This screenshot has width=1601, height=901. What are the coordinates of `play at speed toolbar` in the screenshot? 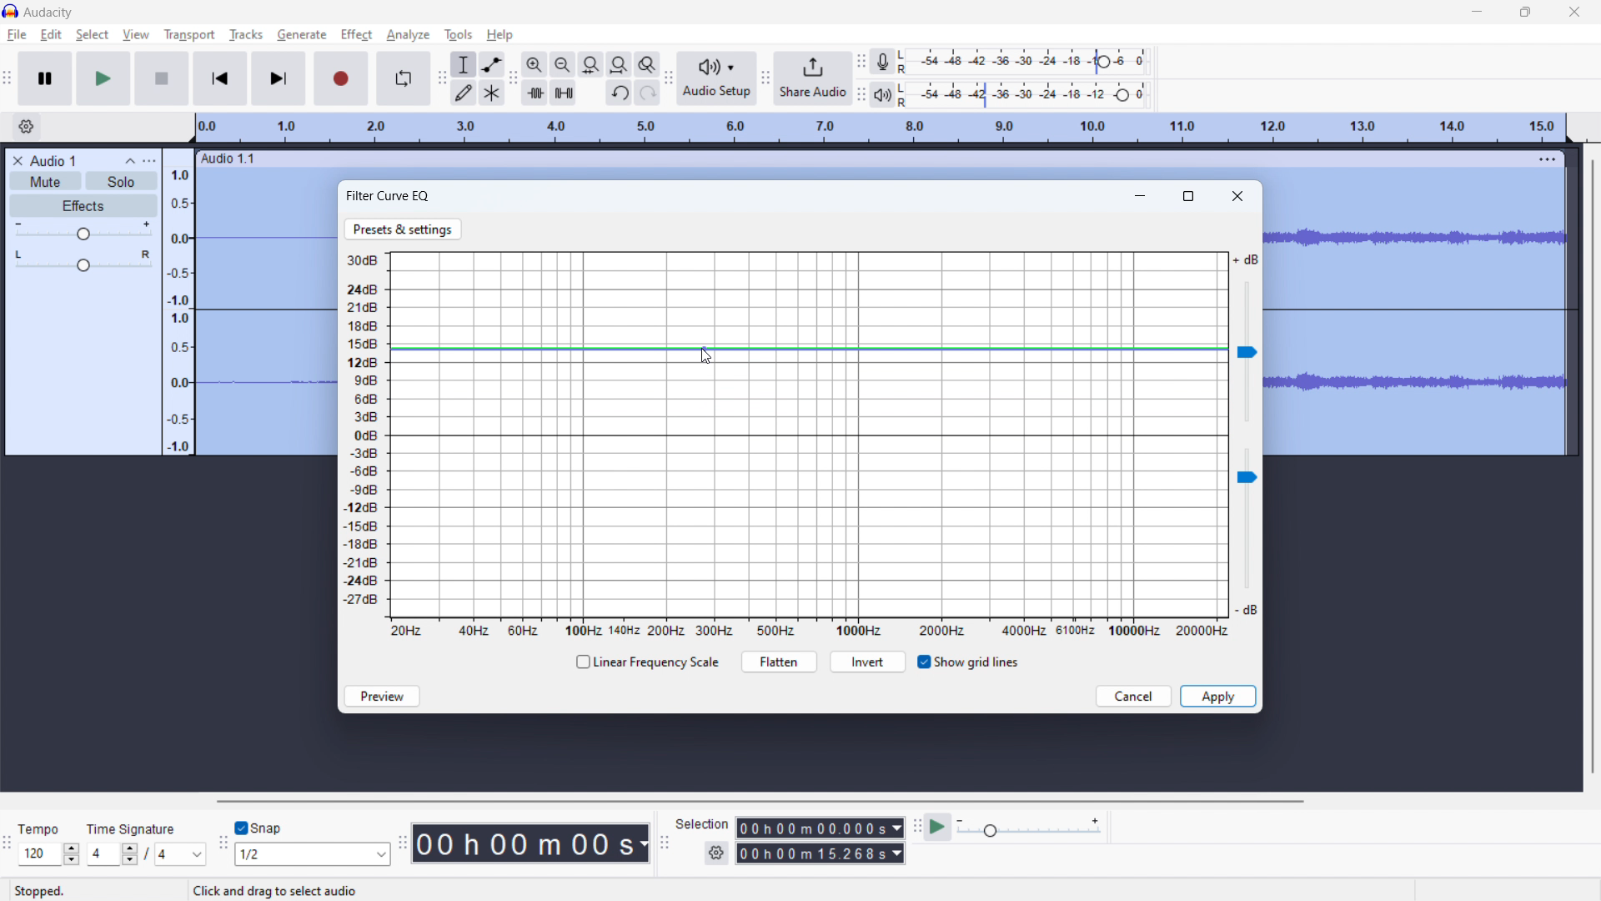 It's located at (916, 827).